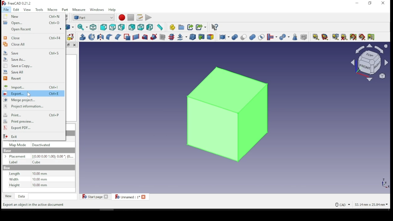  I want to click on save, so click(33, 53).